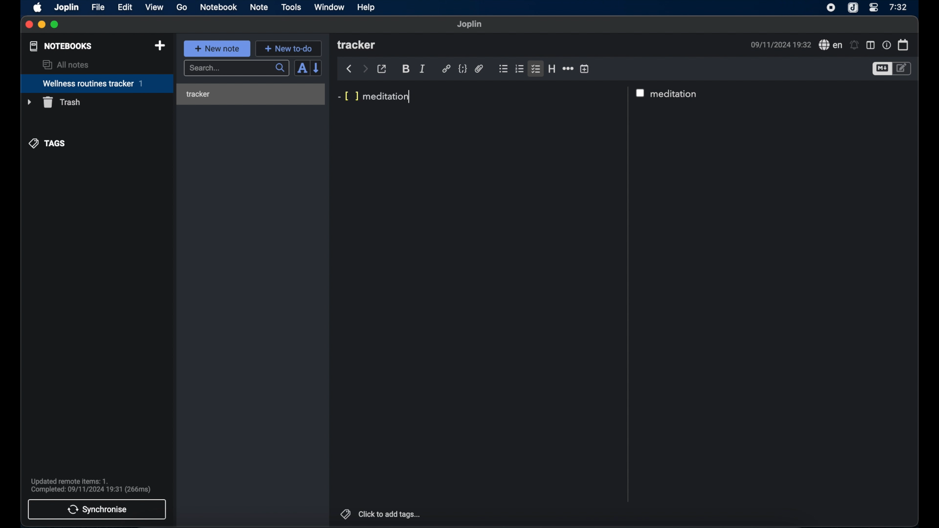 This screenshot has width=939, height=528. I want to click on bulleted list, so click(503, 69).